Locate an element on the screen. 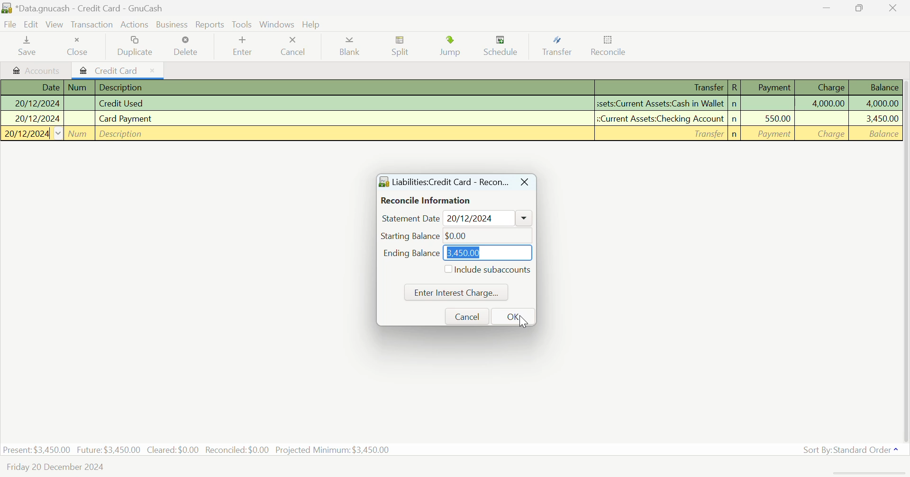 Image resolution: width=910 pixels, height=477 pixels. Reconcile Information is located at coordinates (427, 201).